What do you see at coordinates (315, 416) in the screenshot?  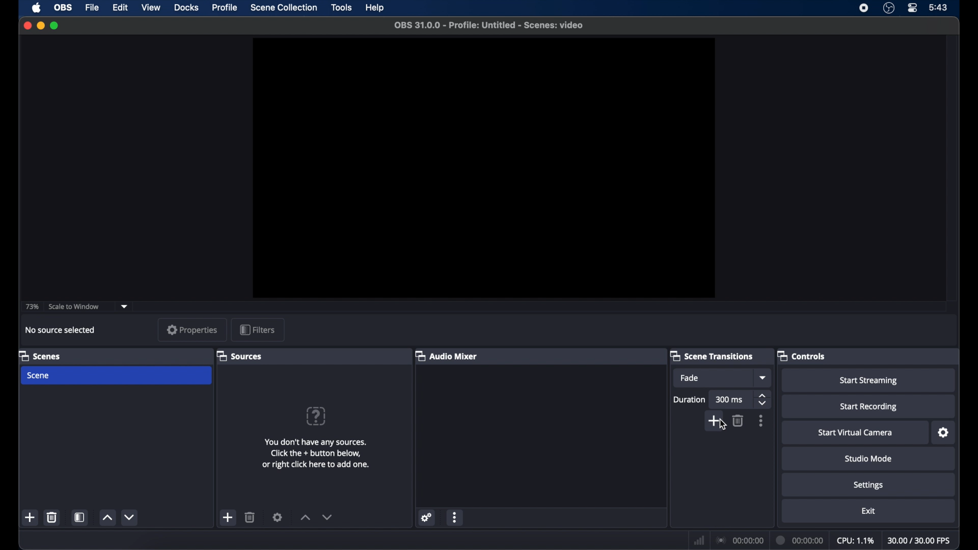 I see `question mark icon` at bounding box center [315, 416].